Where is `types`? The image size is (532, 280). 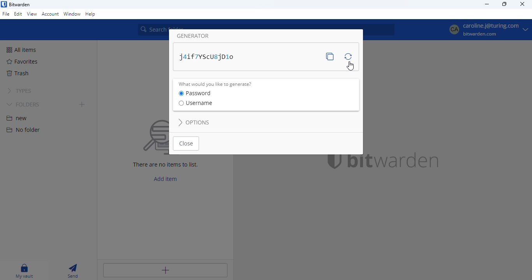
types is located at coordinates (19, 91).